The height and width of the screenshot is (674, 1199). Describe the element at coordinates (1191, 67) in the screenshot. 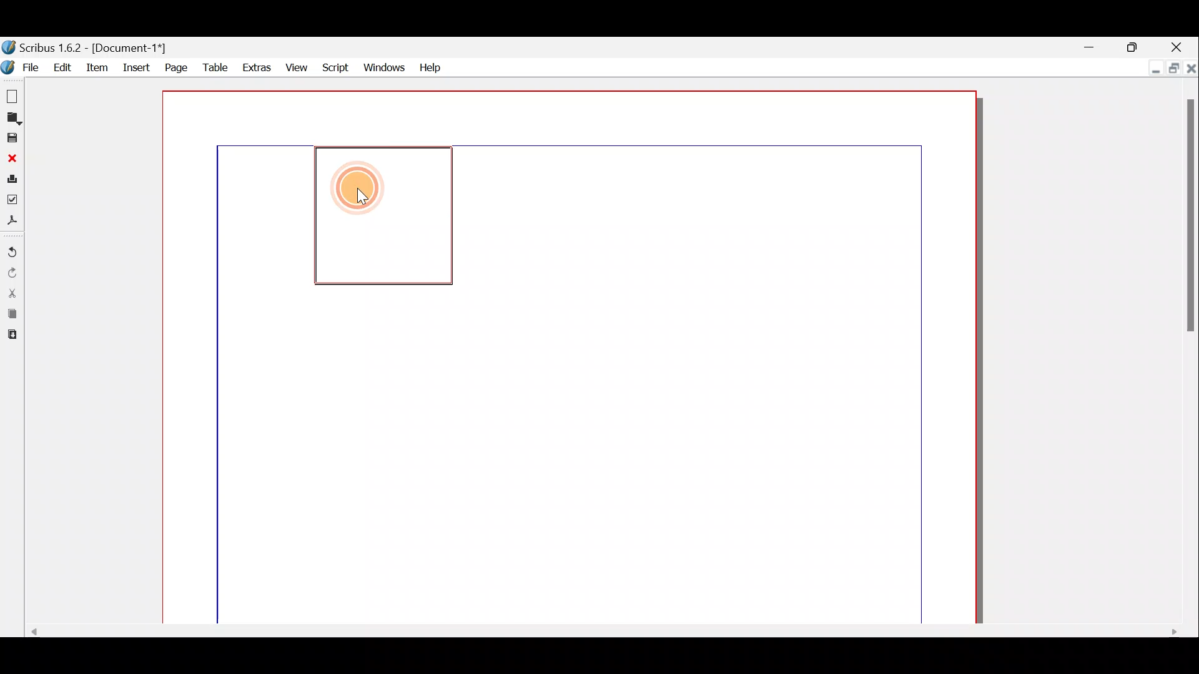

I see `Close` at that location.